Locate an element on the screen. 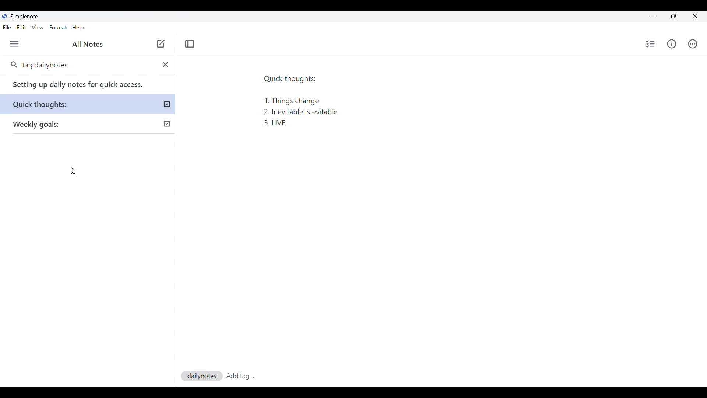 The image size is (707, 398). Info is located at coordinates (671, 44).